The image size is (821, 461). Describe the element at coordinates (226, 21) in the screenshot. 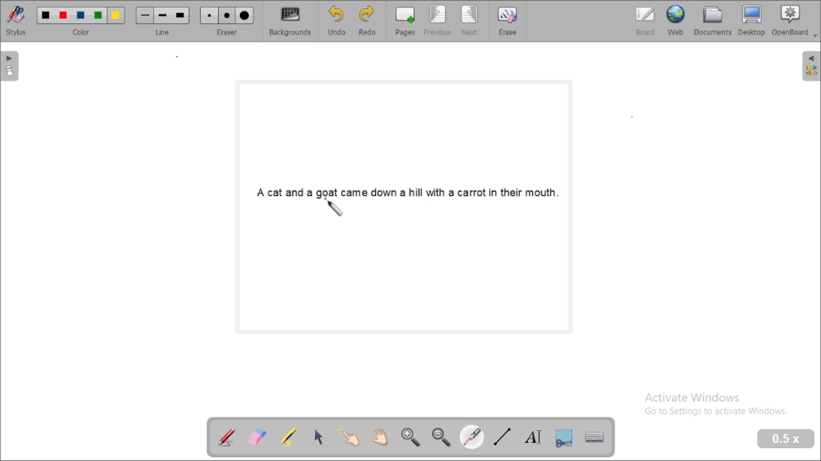

I see `eraser` at that location.